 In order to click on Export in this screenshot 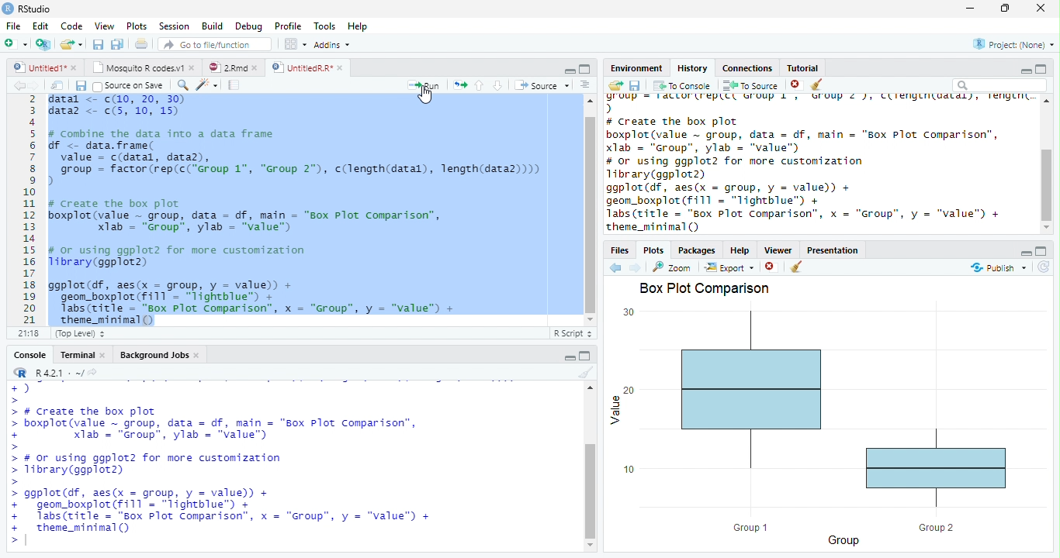, I will do `click(729, 267)`.